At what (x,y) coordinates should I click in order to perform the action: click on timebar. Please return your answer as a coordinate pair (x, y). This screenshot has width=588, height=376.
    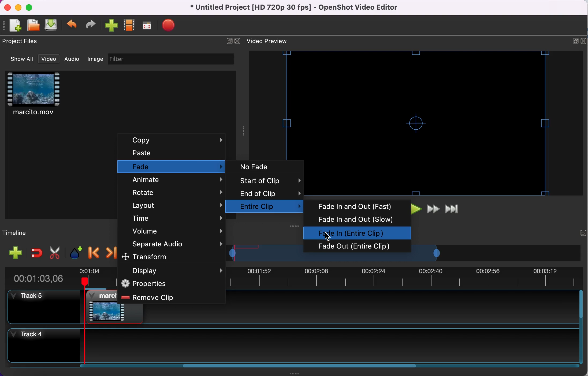
    Looking at the image, I should click on (405, 277).